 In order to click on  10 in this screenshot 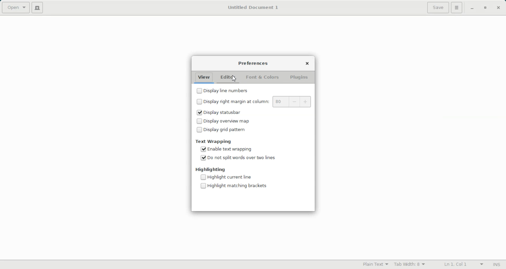, I will do `click(279, 101)`.